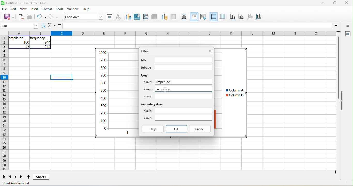 The height and width of the screenshot is (186, 353). What do you see at coordinates (86, 9) in the screenshot?
I see `help` at bounding box center [86, 9].